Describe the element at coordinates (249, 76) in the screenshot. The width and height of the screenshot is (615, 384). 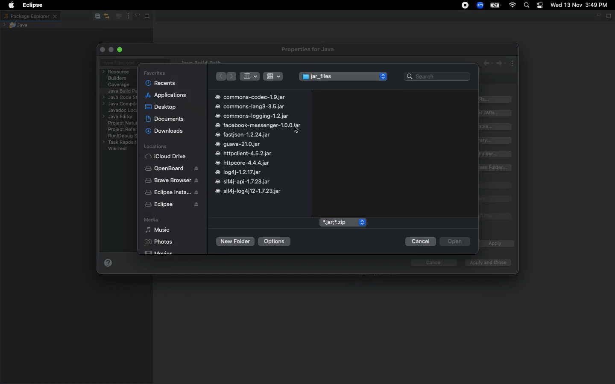
I see `View columns` at that location.